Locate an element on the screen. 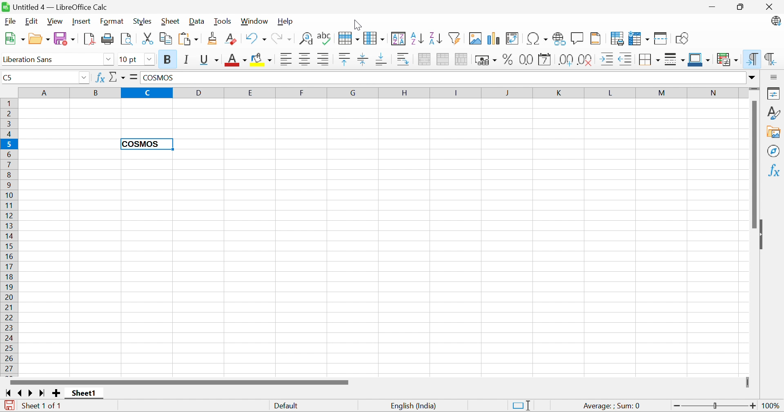 Image resolution: width=784 pixels, height=412 pixels. Remove Decimal Place is located at coordinates (585, 60).